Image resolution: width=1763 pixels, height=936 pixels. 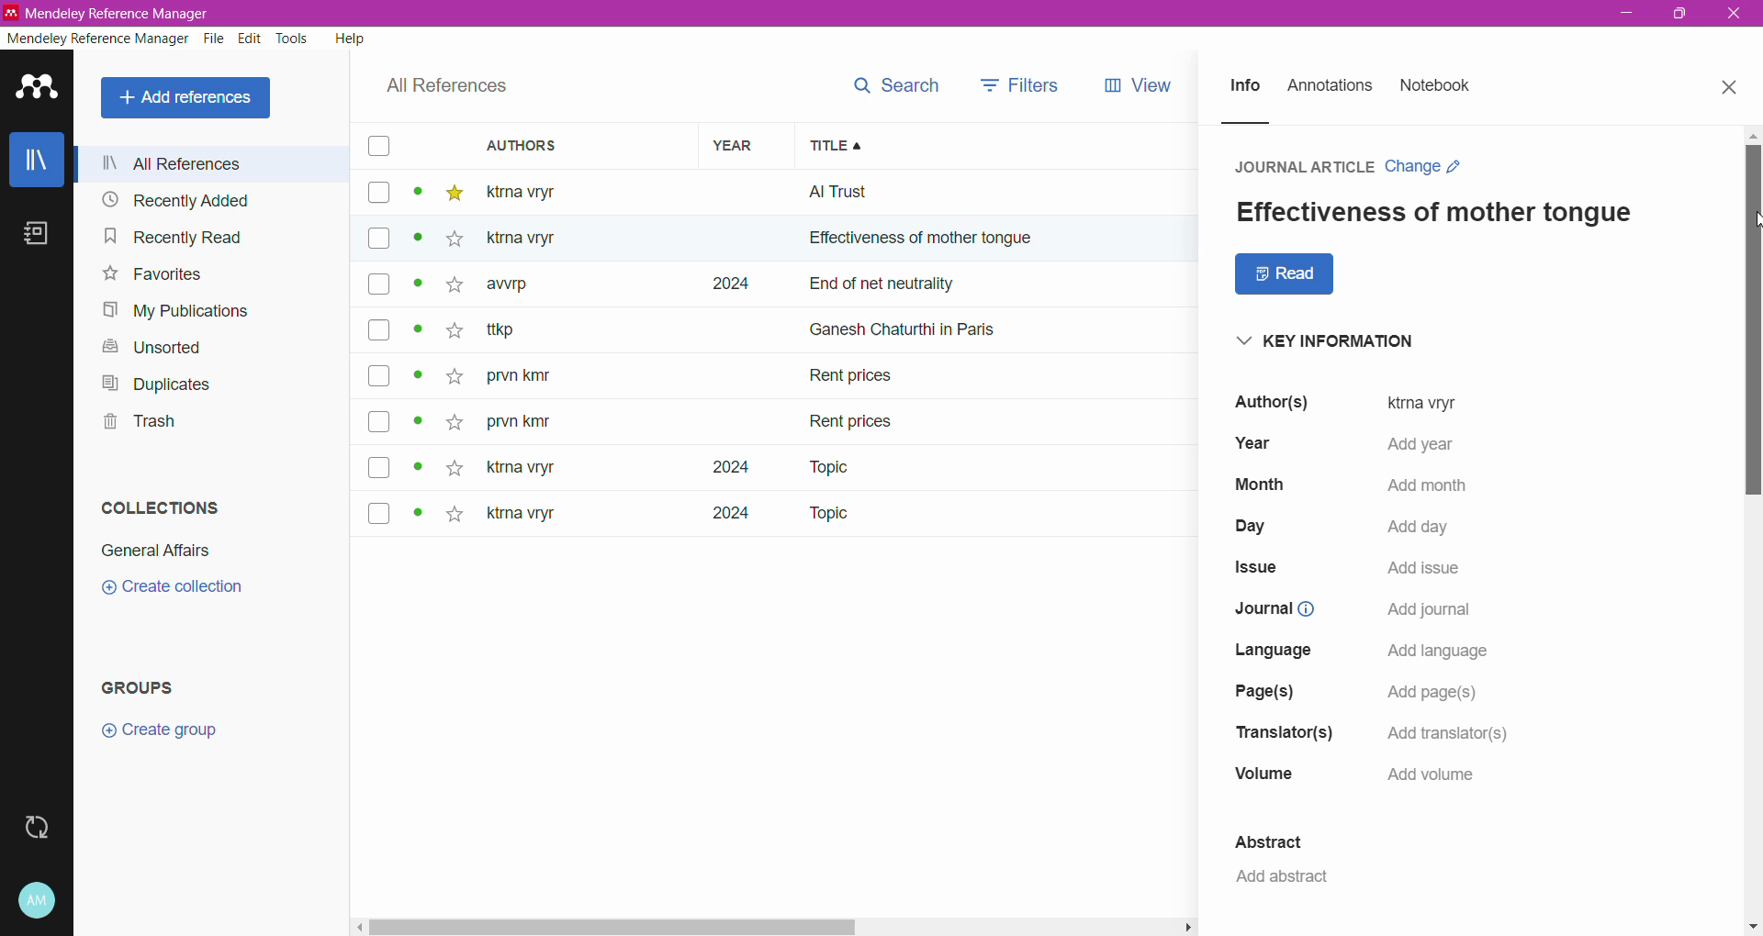 What do you see at coordinates (179, 311) in the screenshot?
I see `My Publications` at bounding box center [179, 311].